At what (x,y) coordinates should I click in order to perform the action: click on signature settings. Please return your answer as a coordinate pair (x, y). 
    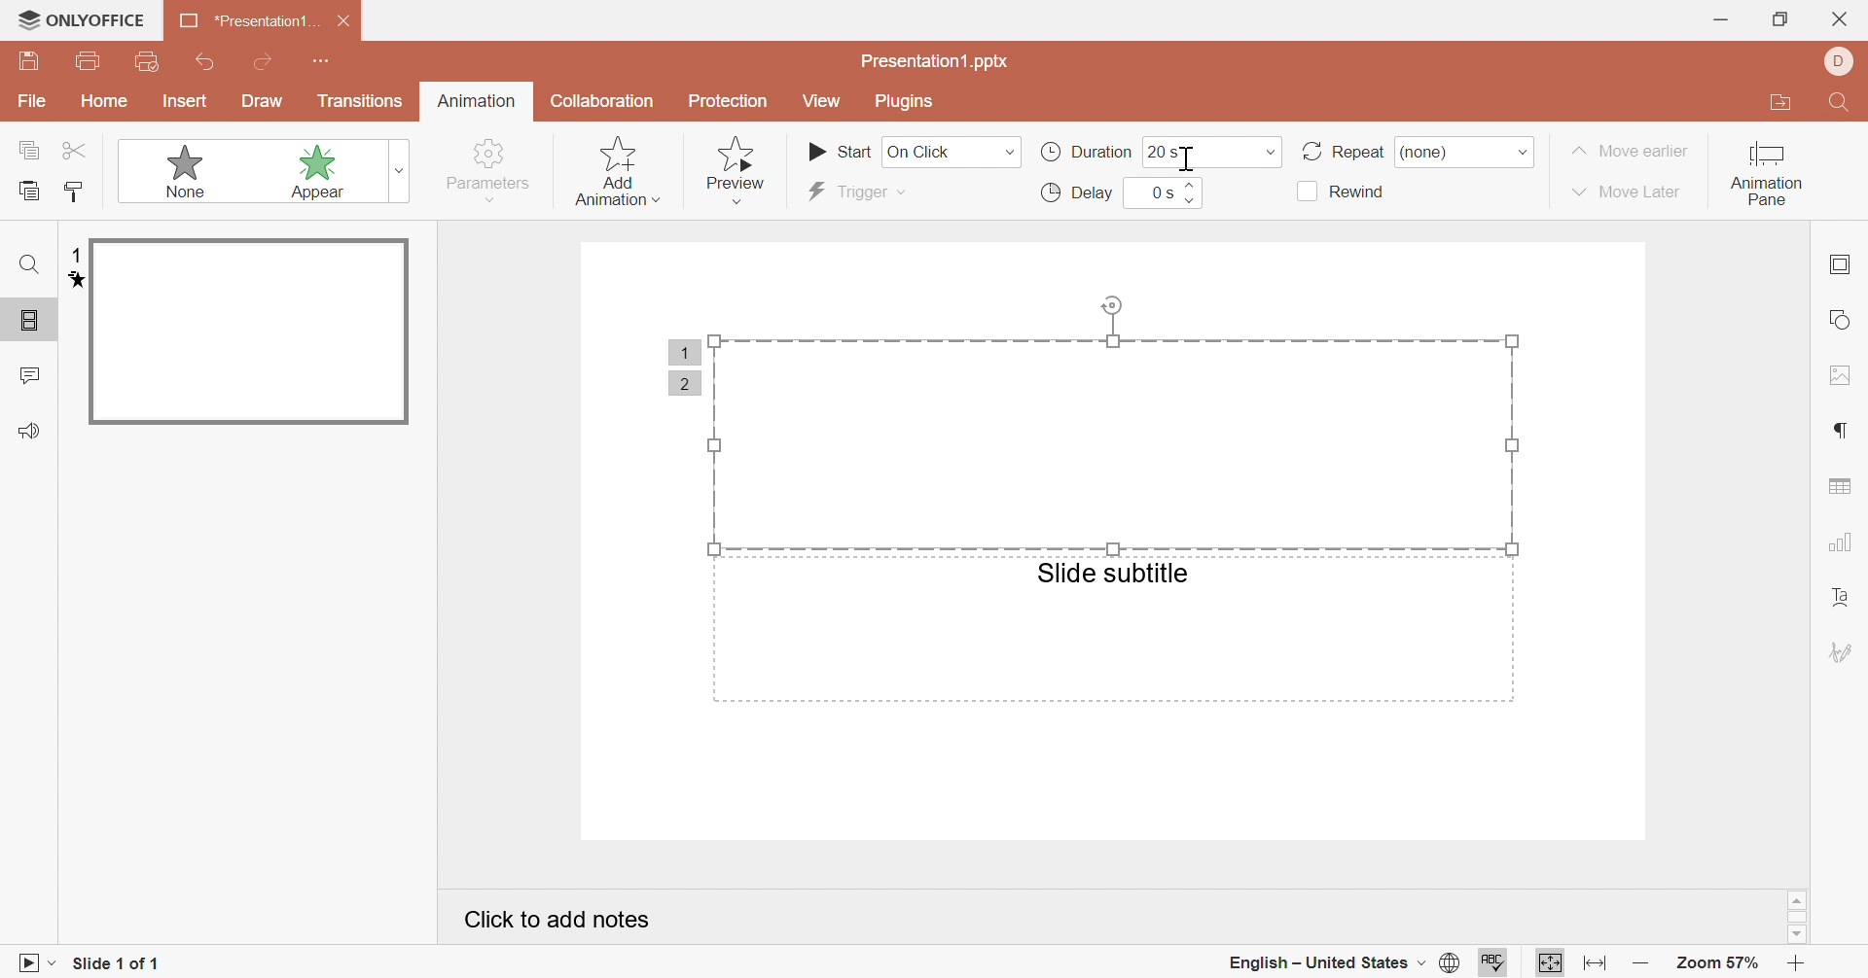
    Looking at the image, I should click on (1842, 651).